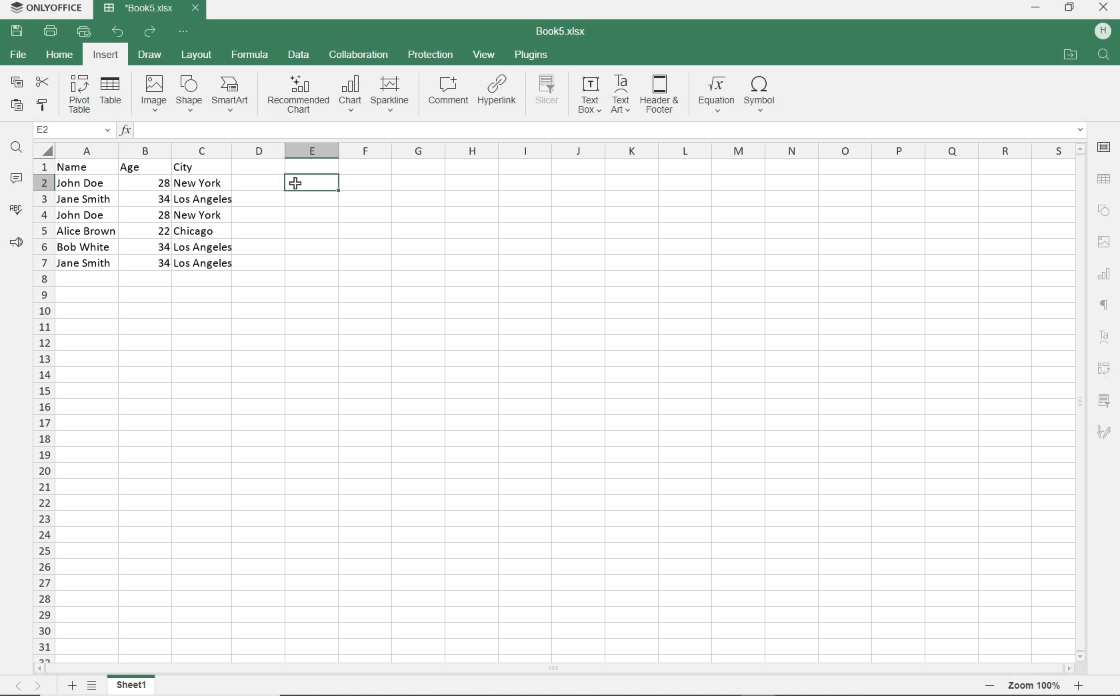 The width and height of the screenshot is (1120, 696). I want to click on 28, so click(157, 214).